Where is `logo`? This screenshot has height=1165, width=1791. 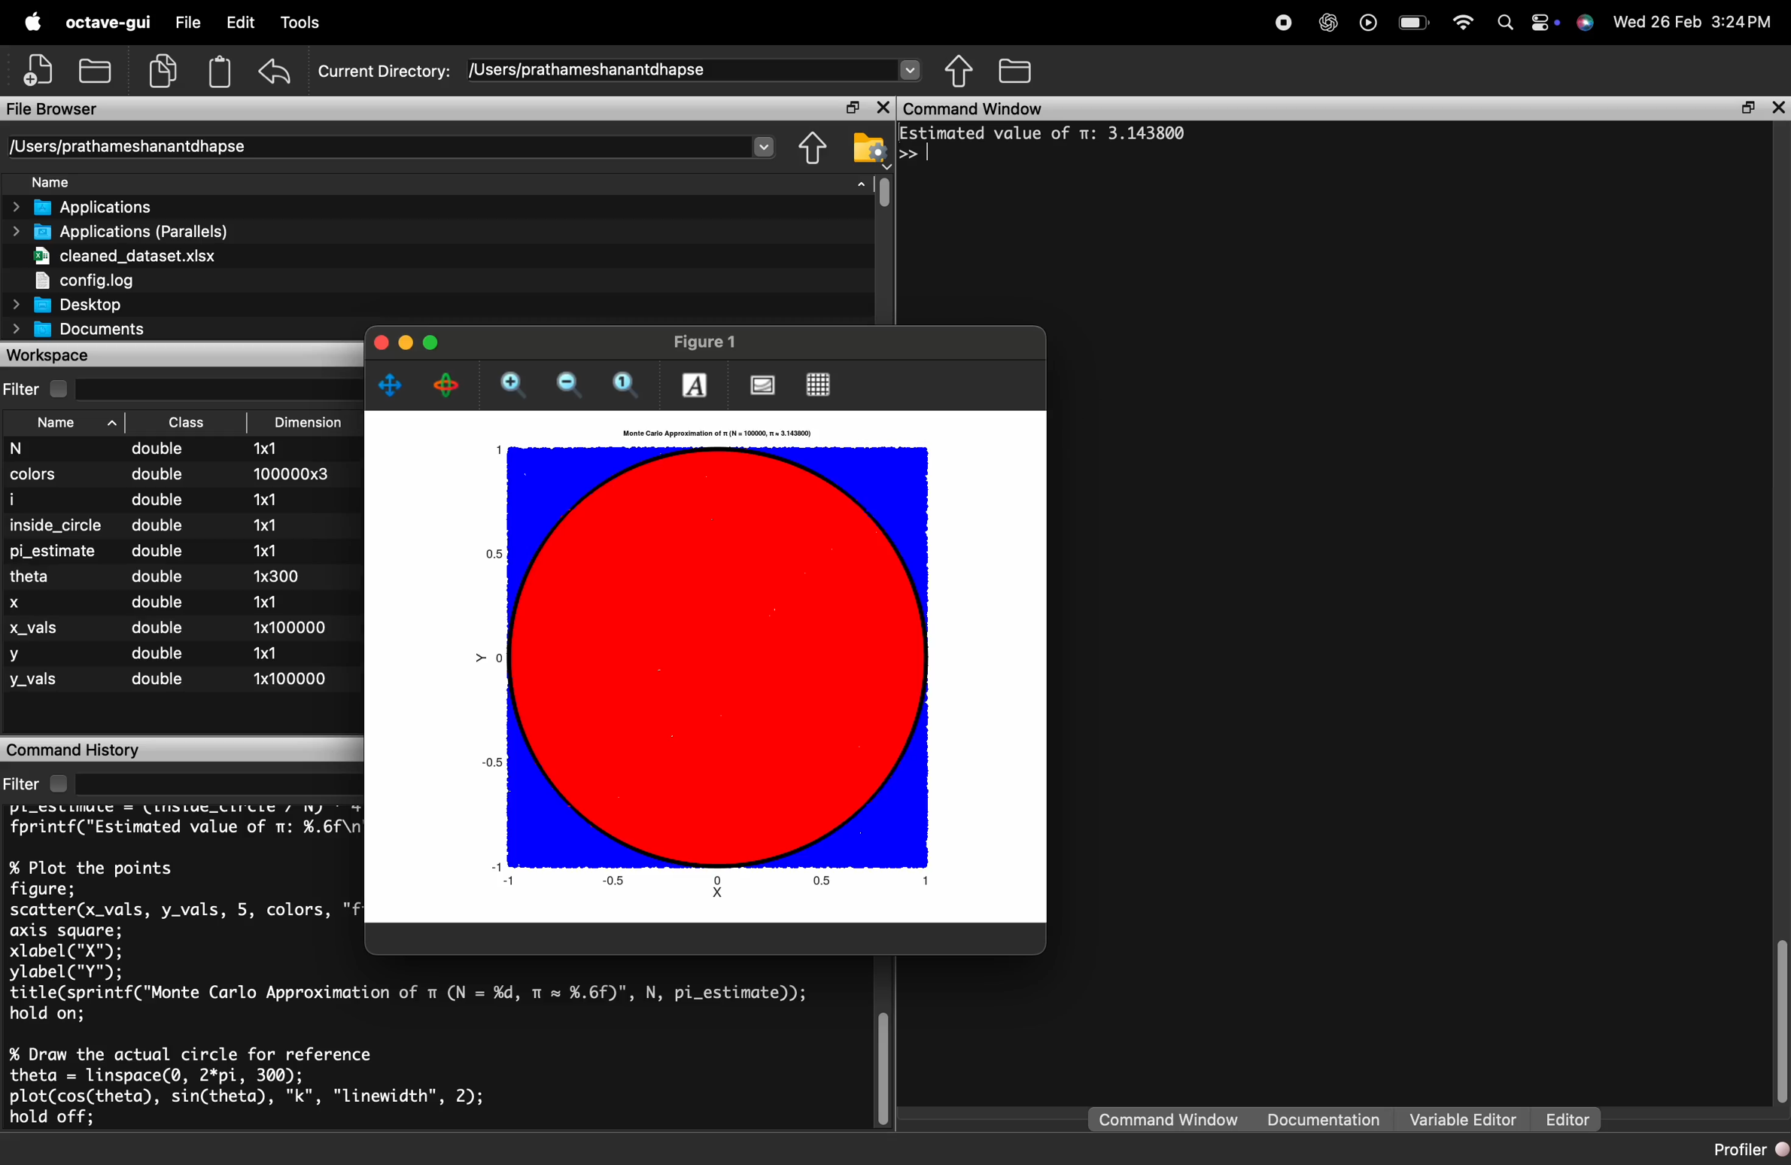 logo is located at coordinates (34, 23).